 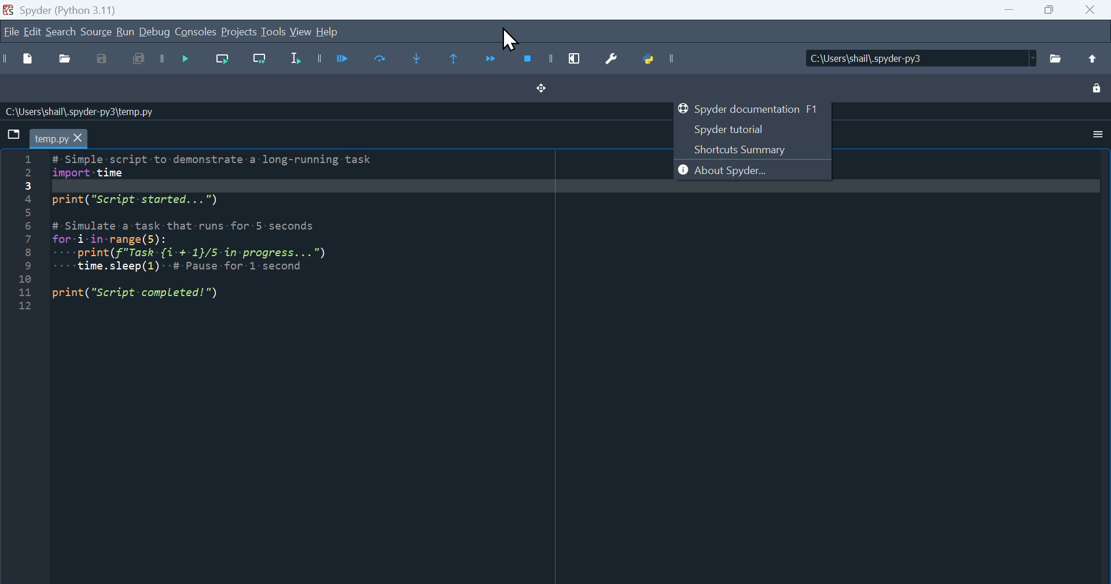 What do you see at coordinates (206, 232) in the screenshot?
I see `Python code` at bounding box center [206, 232].